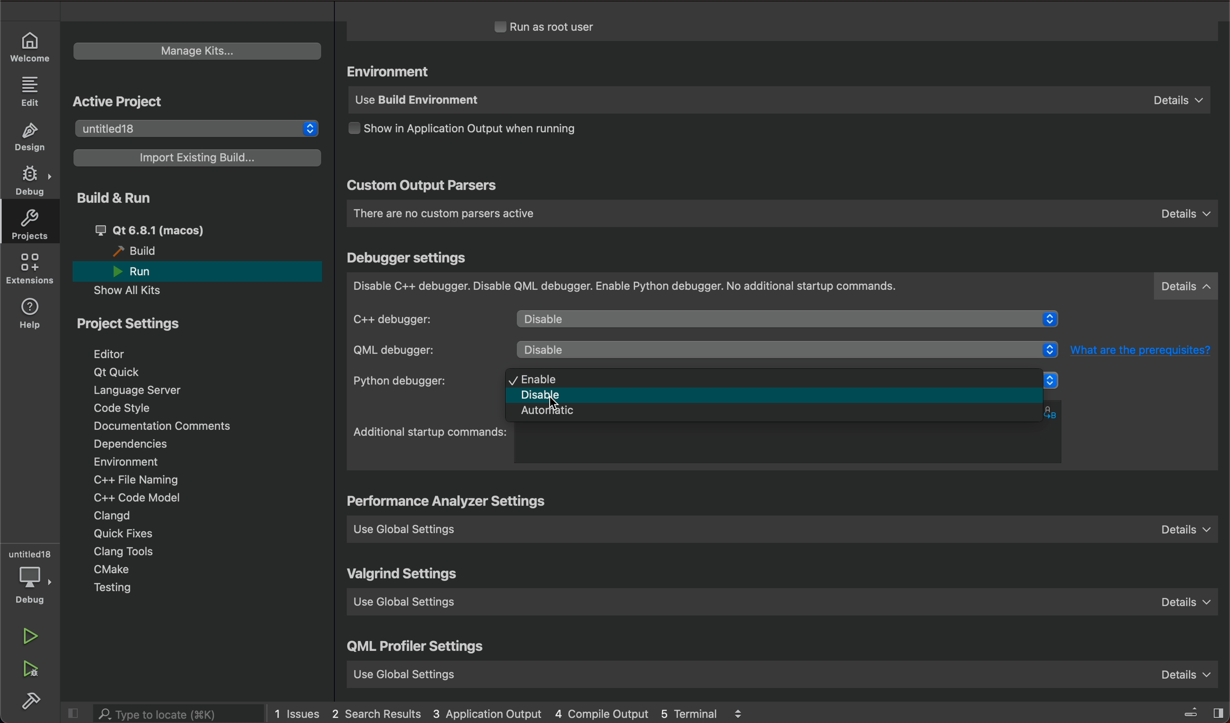 The height and width of the screenshot is (723, 1230). What do you see at coordinates (172, 229) in the screenshot?
I see `qt` at bounding box center [172, 229].